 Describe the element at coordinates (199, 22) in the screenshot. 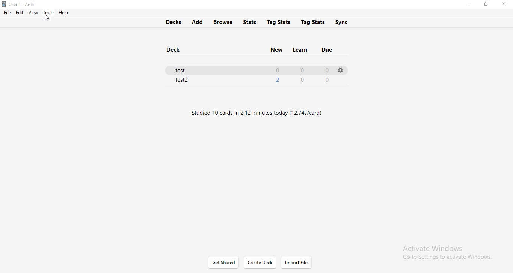

I see `add` at that location.